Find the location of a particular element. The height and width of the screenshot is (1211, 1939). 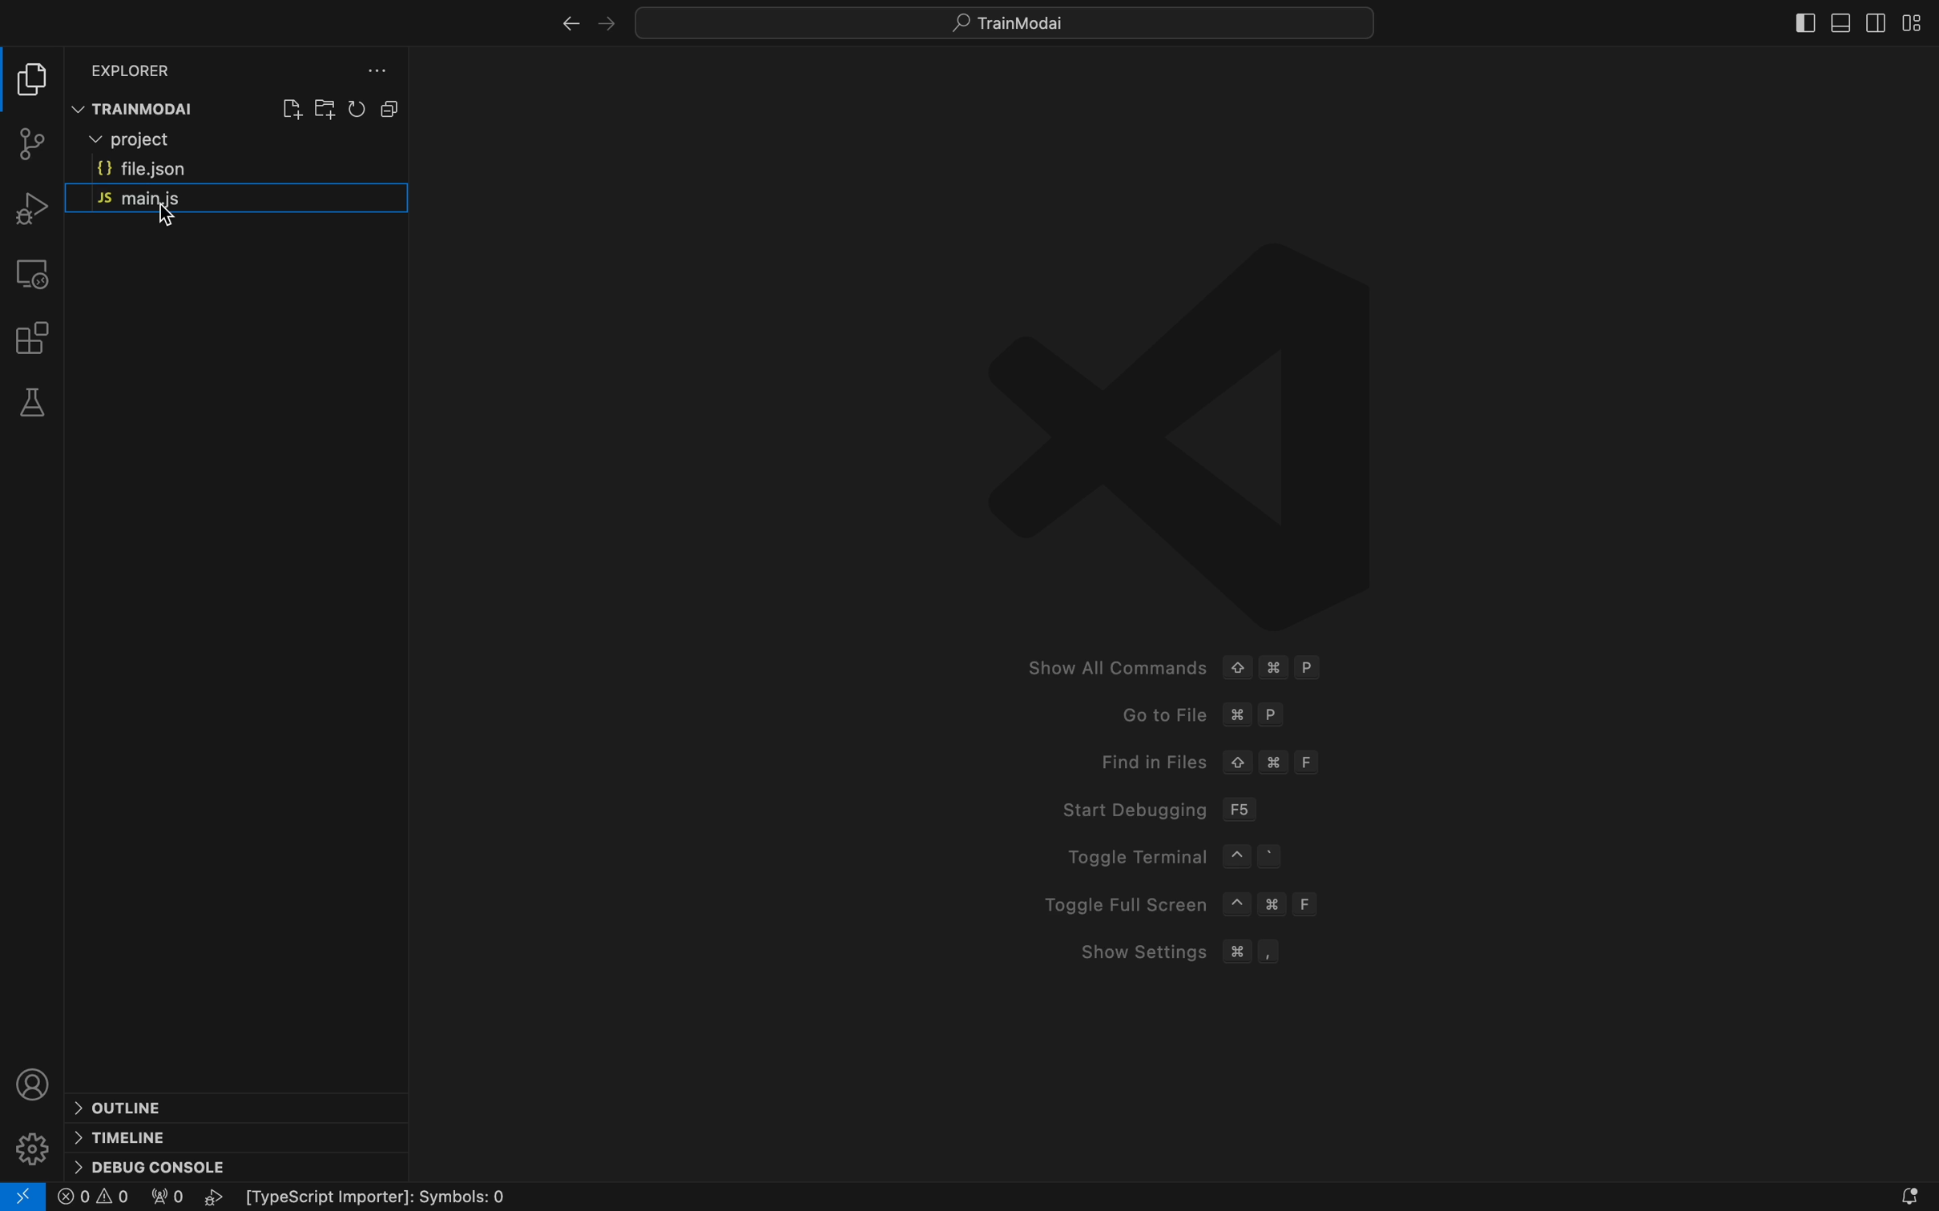

tests is located at coordinates (32, 399).